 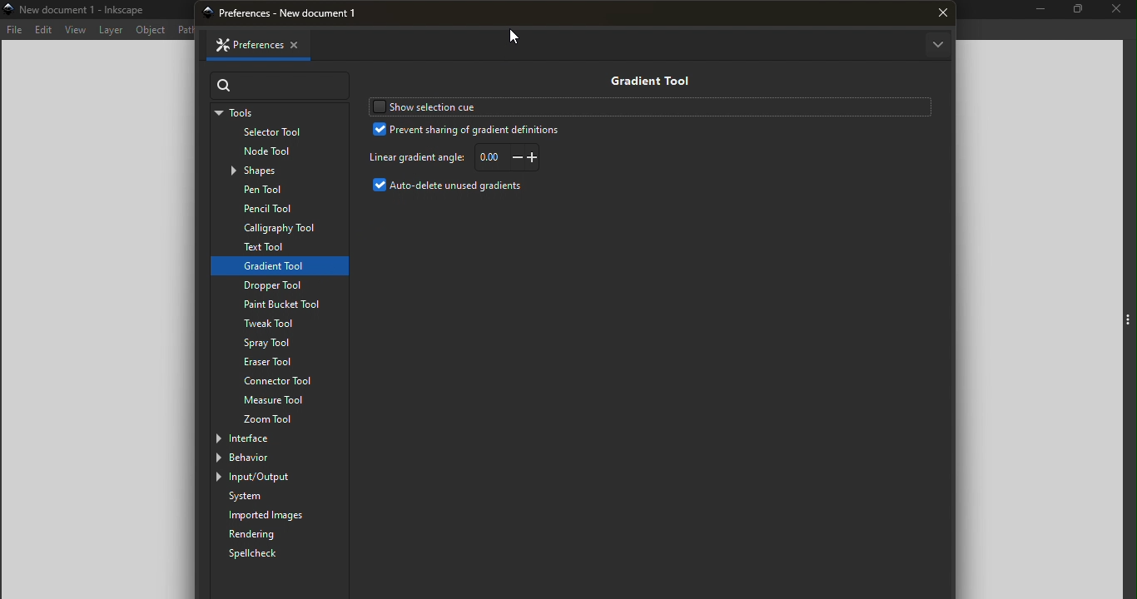 What do you see at coordinates (277, 113) in the screenshot?
I see `Tools` at bounding box center [277, 113].